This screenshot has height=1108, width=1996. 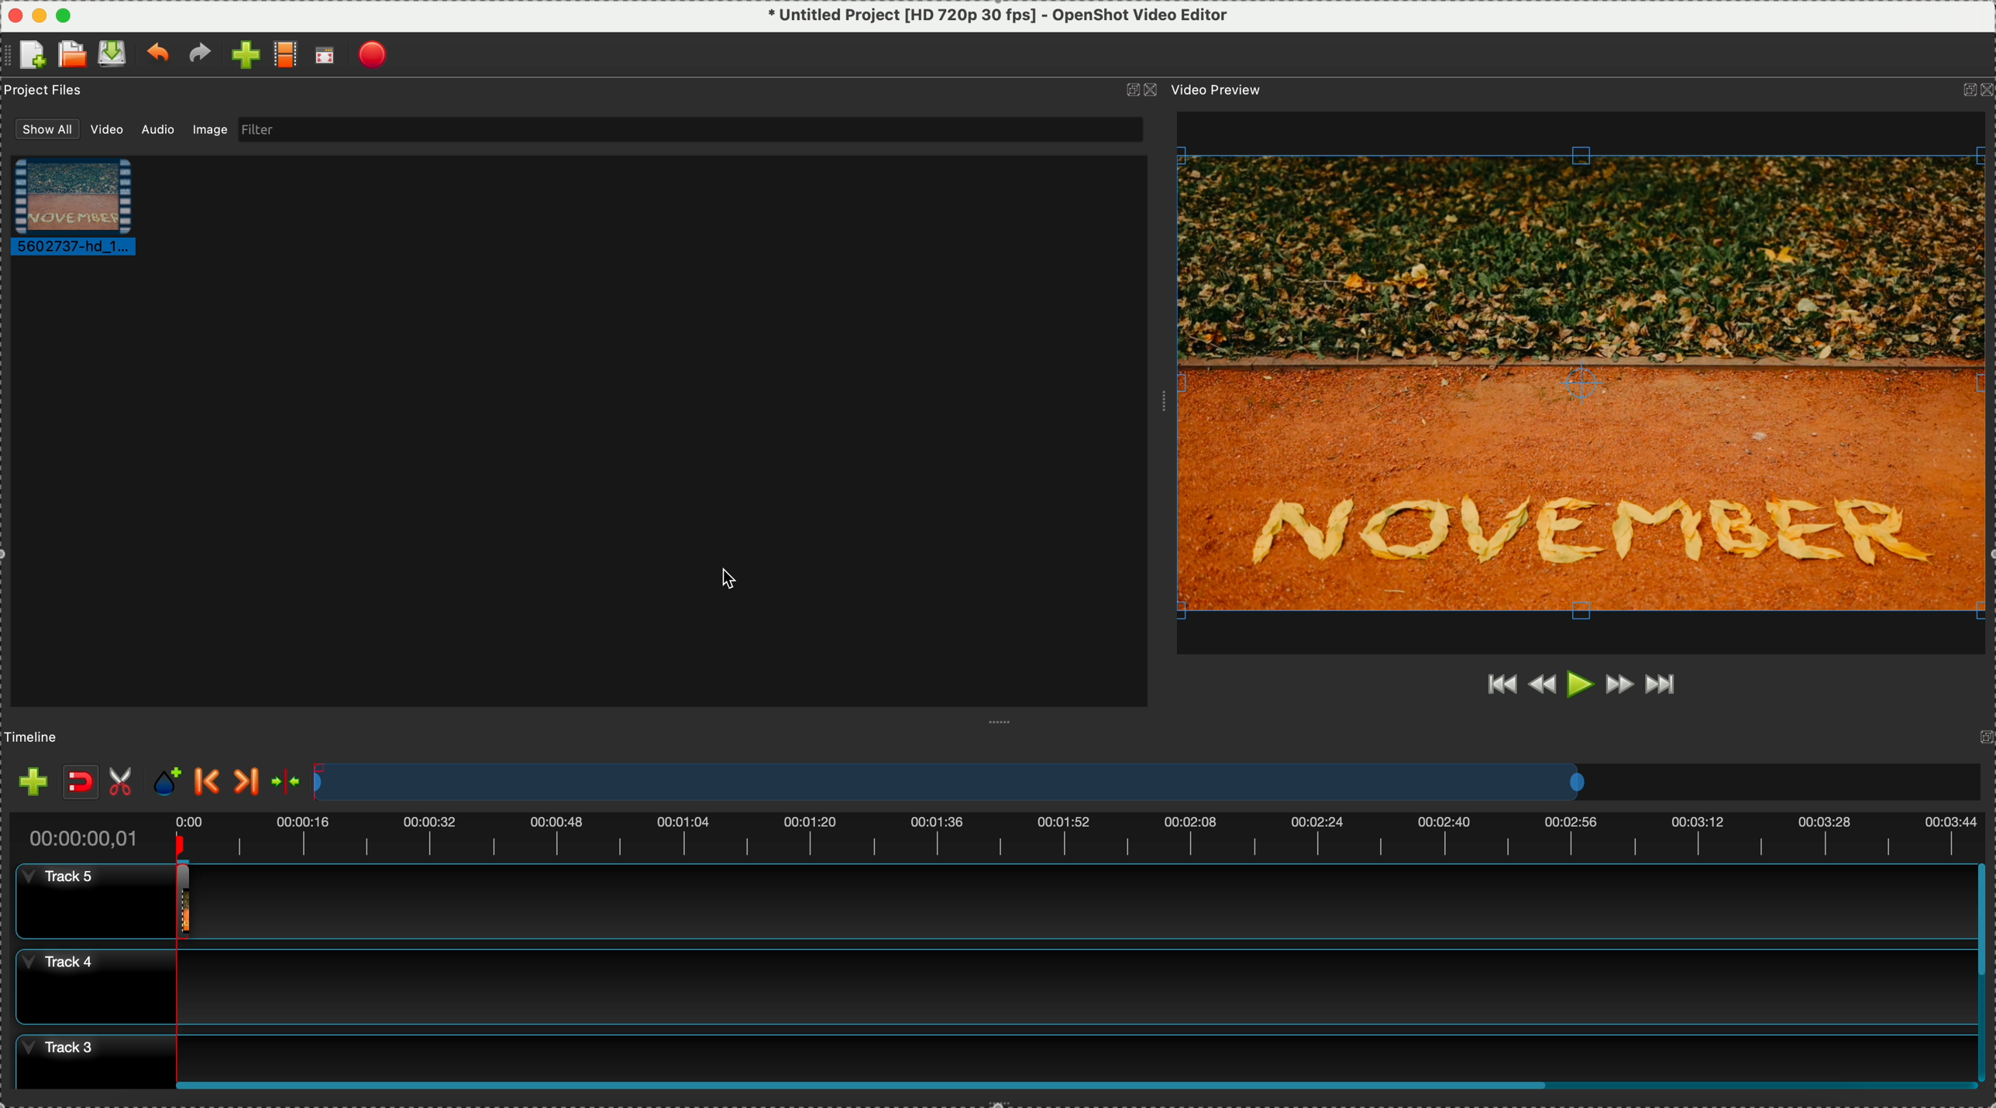 I want to click on play, so click(x=1581, y=685).